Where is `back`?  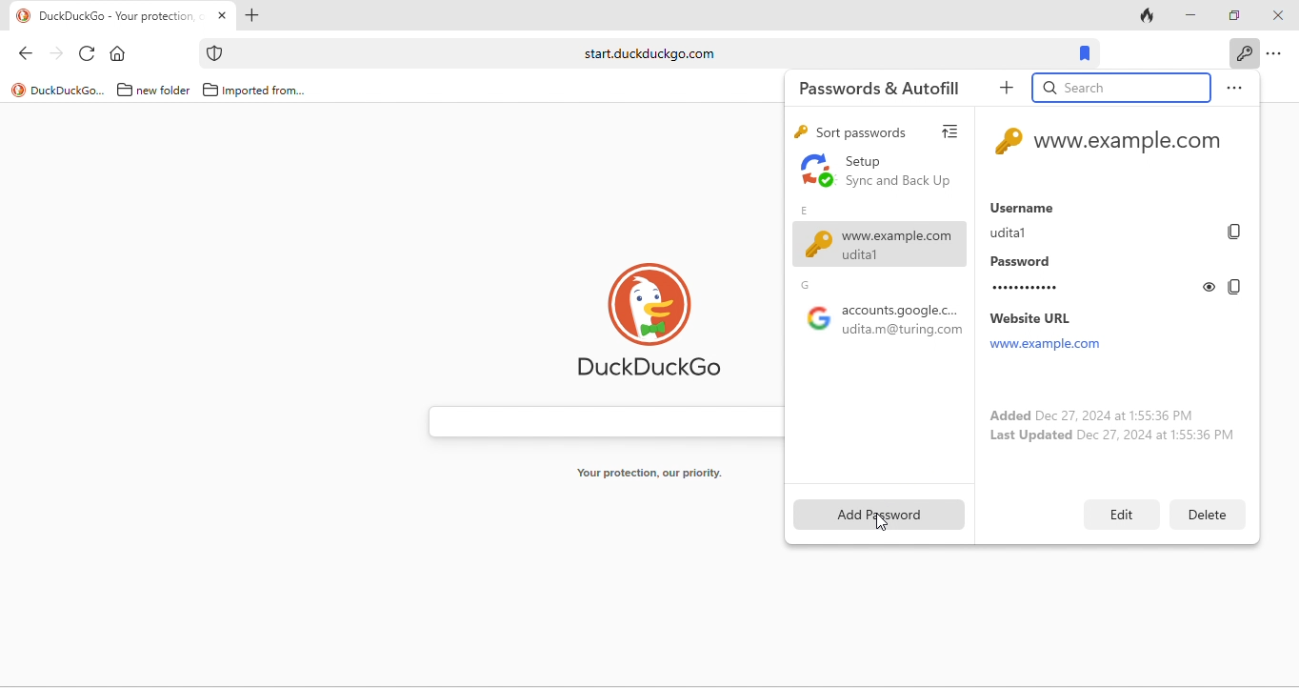 back is located at coordinates (25, 54).